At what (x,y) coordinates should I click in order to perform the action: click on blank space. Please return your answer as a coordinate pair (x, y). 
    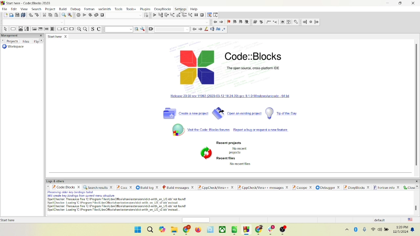
    Looking at the image, I should click on (123, 15).